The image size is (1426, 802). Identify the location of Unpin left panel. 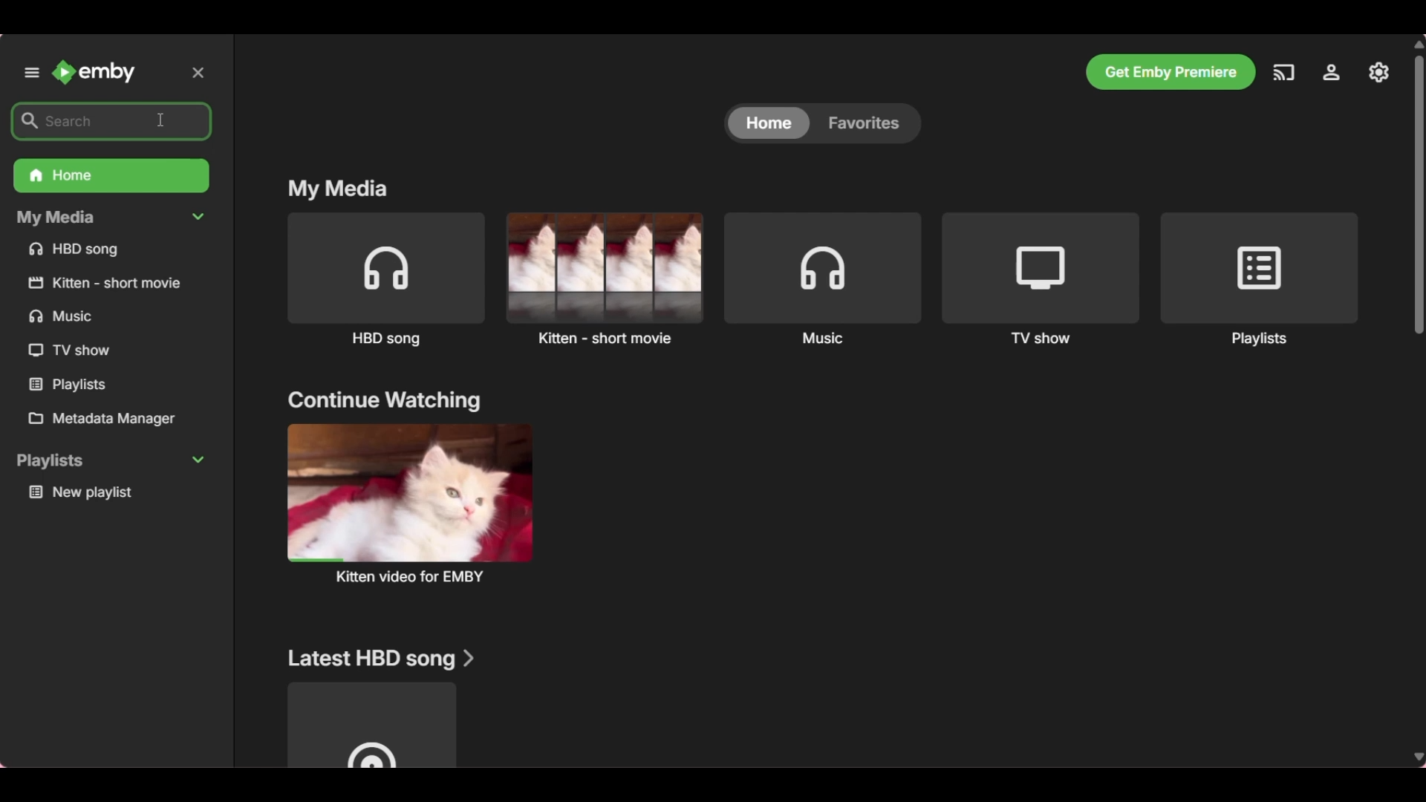
(30, 72).